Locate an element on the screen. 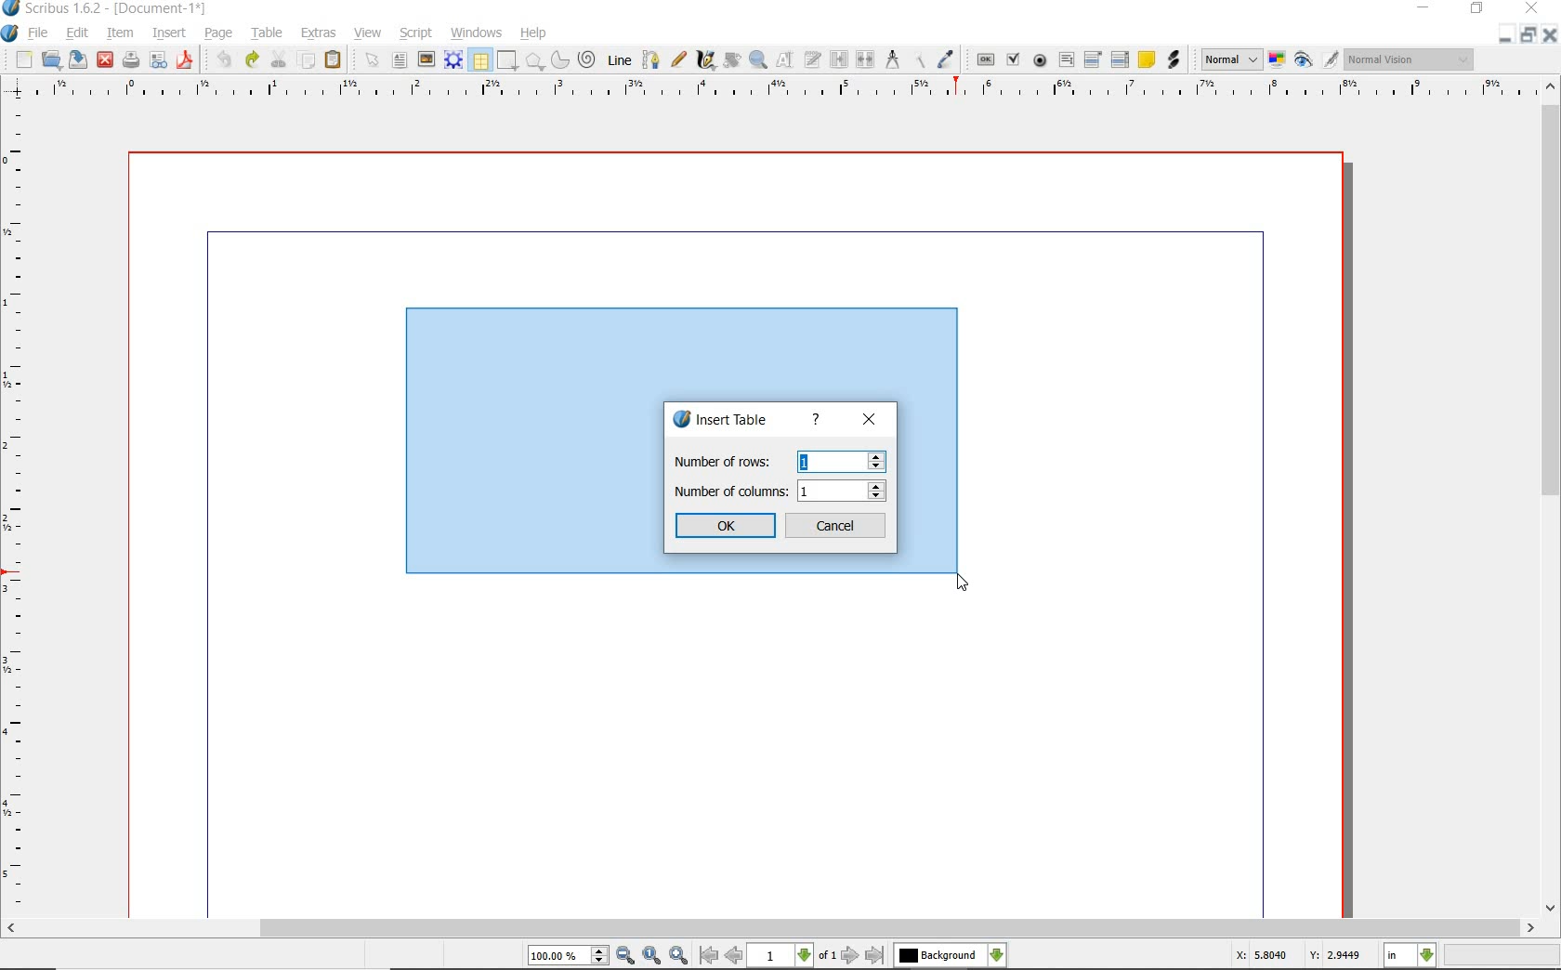  save is located at coordinates (79, 59).